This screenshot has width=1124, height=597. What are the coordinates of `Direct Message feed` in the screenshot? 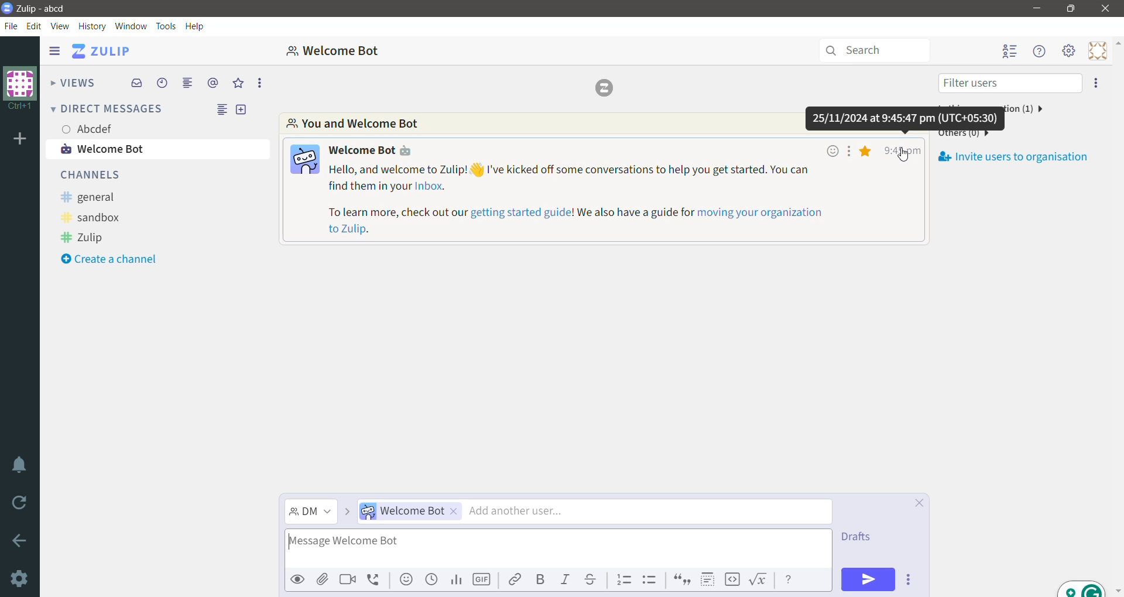 It's located at (217, 110).